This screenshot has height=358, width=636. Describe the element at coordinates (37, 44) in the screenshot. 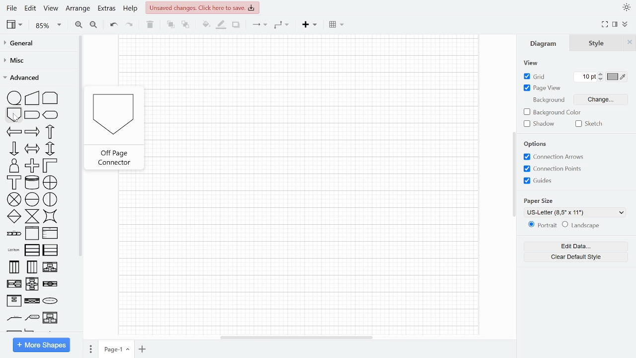

I see `General` at that location.